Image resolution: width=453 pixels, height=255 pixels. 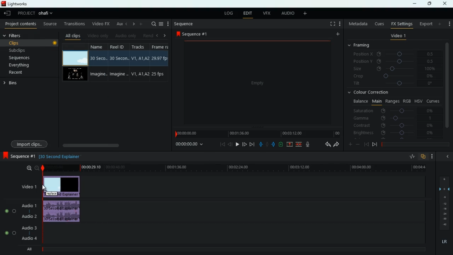 What do you see at coordinates (192, 34) in the screenshot?
I see `sequence` at bounding box center [192, 34].